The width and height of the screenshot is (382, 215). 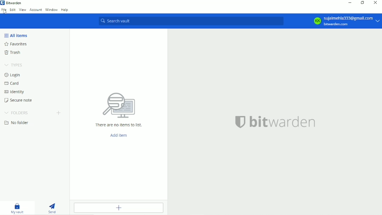 I want to click on Login, so click(x=14, y=75).